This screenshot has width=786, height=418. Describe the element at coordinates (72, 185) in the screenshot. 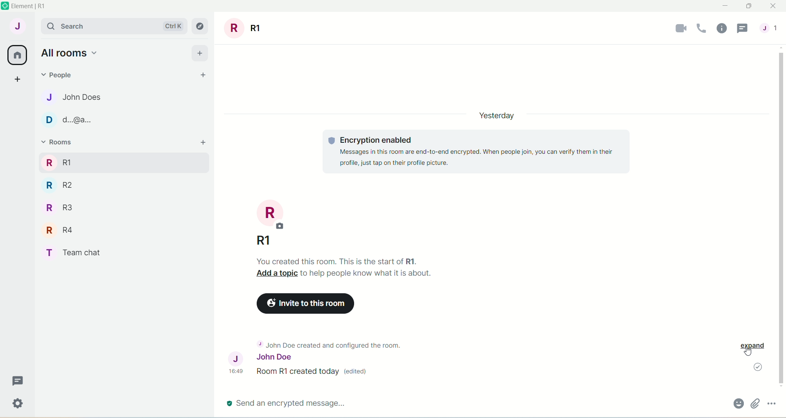

I see `R2` at that location.